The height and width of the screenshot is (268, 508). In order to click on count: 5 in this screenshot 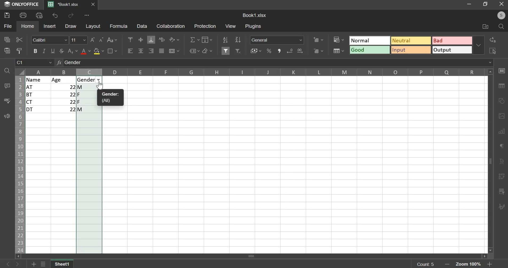, I will do `click(425, 264)`.